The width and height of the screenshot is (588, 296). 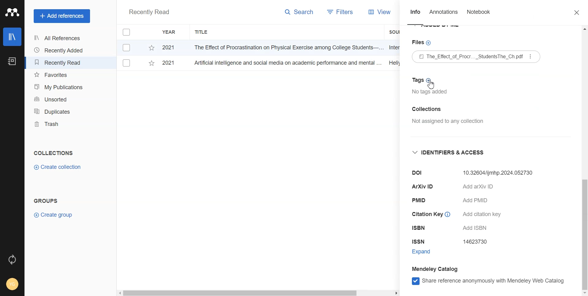 What do you see at coordinates (462, 187) in the screenshot?
I see `ArXiv ID Add arXiv ID` at bounding box center [462, 187].